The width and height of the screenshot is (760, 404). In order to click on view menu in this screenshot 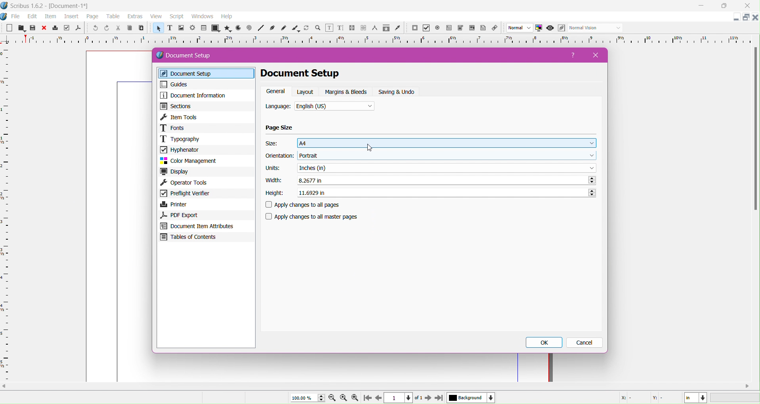, I will do `click(156, 17)`.